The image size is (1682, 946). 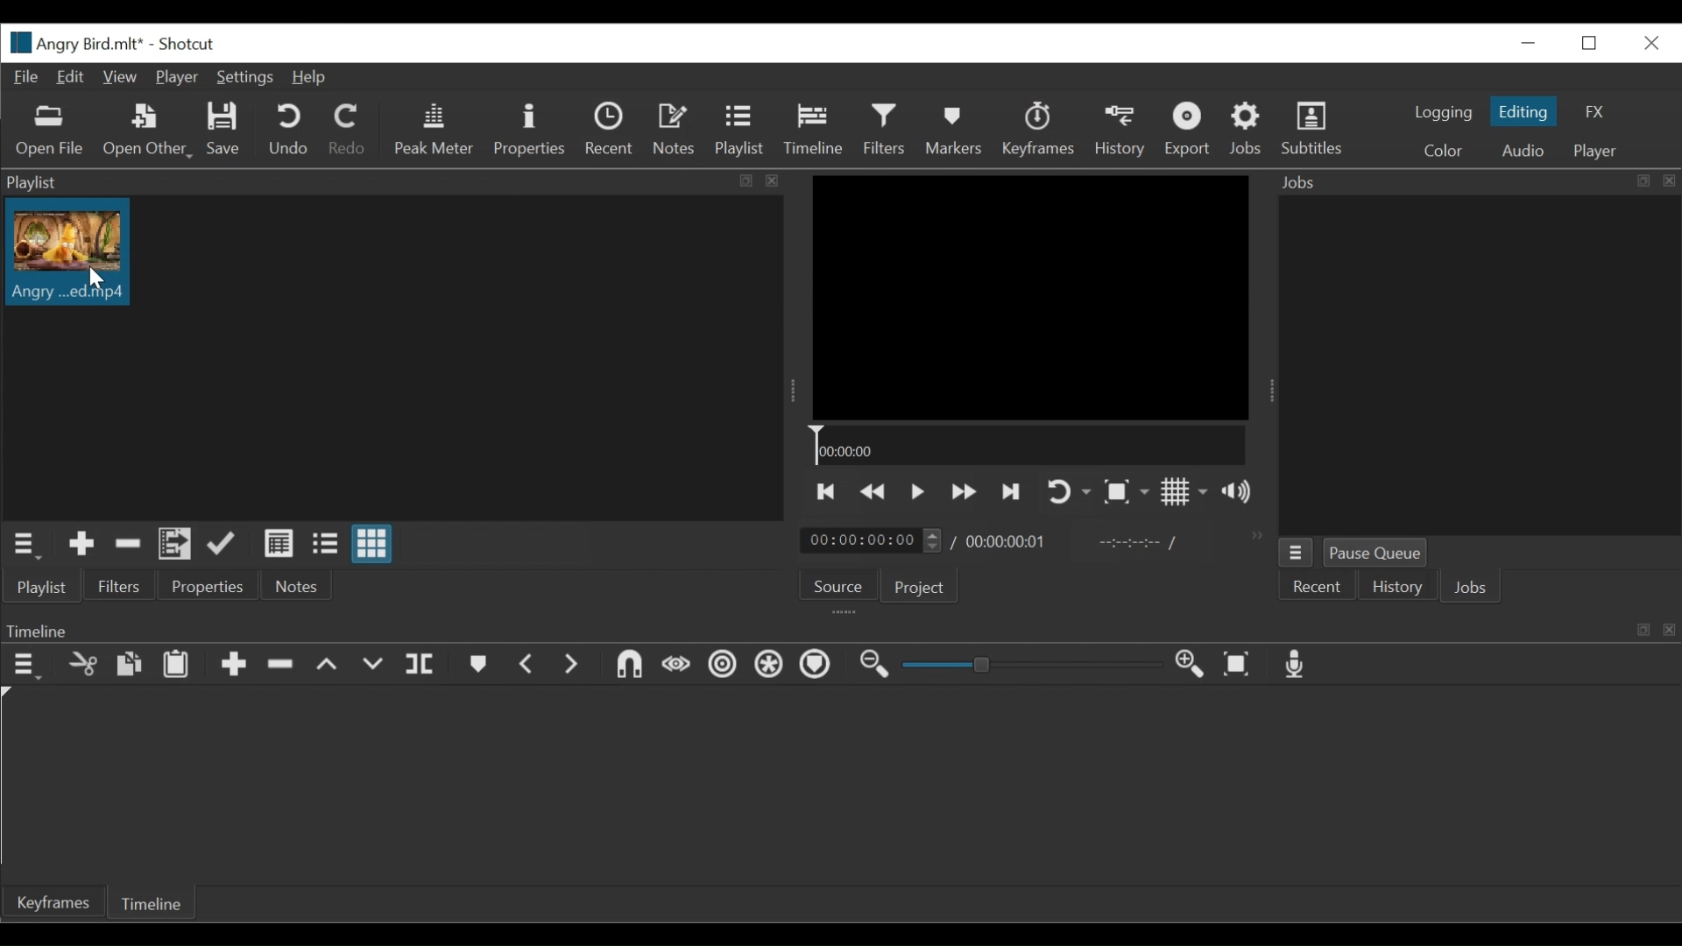 I want to click on Redo, so click(x=345, y=128).